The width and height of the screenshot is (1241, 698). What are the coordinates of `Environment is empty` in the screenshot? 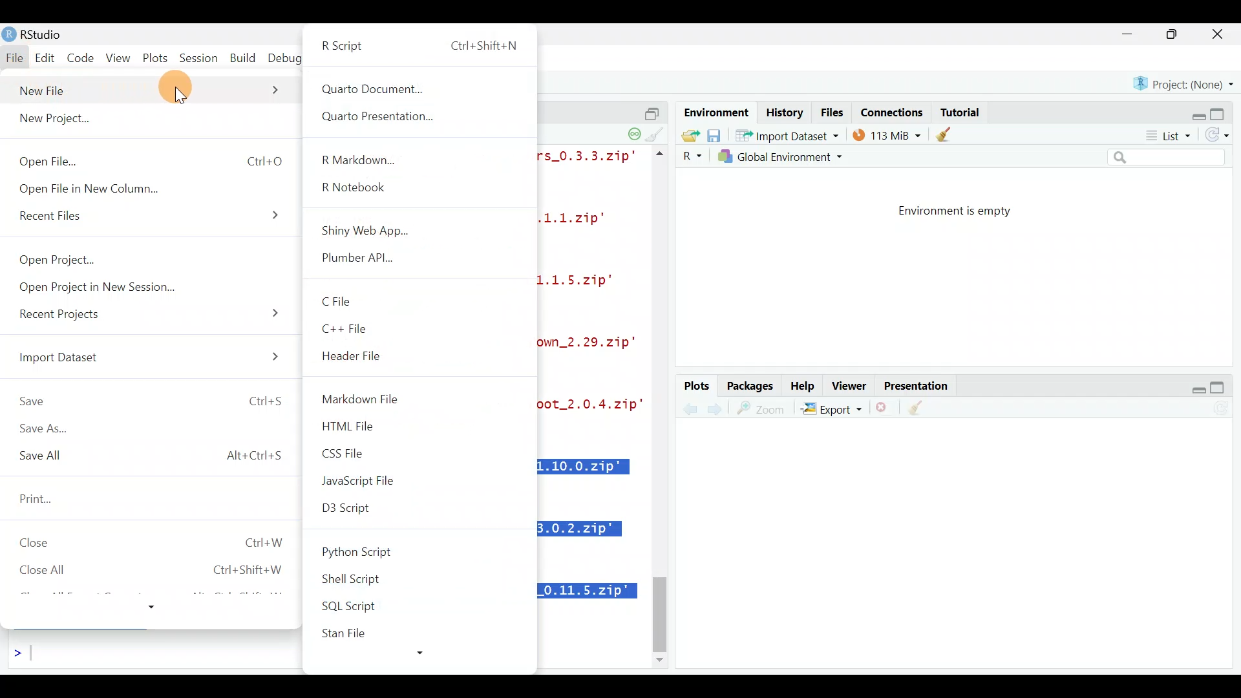 It's located at (966, 211).